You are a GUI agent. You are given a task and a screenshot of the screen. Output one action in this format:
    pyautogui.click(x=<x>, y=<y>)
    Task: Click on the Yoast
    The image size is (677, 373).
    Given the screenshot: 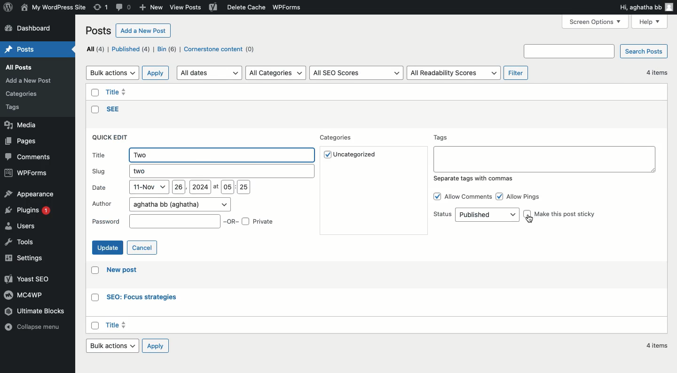 What is the action you would take?
    pyautogui.click(x=213, y=8)
    